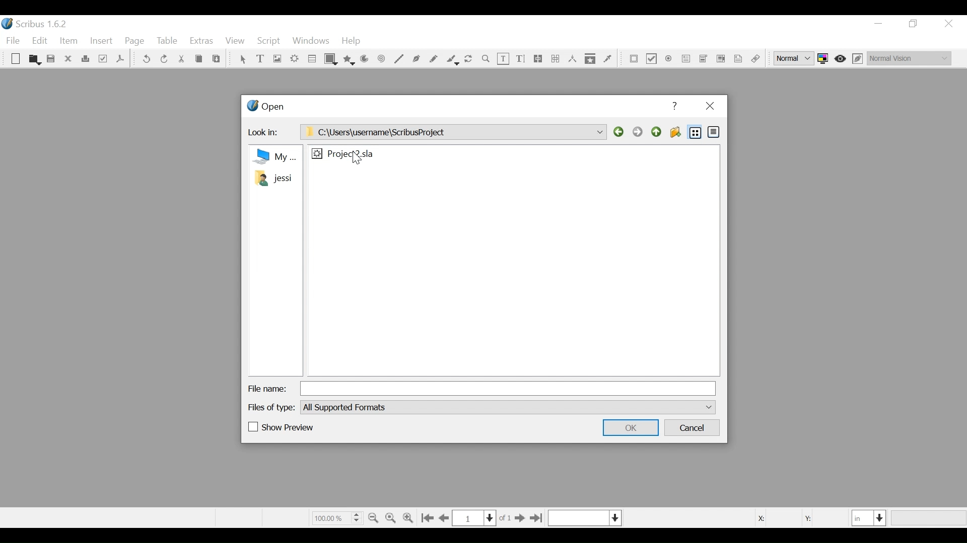 The height and width of the screenshot is (543, 967). Describe the element at coordinates (417, 59) in the screenshot. I see `Bezier curve` at that location.